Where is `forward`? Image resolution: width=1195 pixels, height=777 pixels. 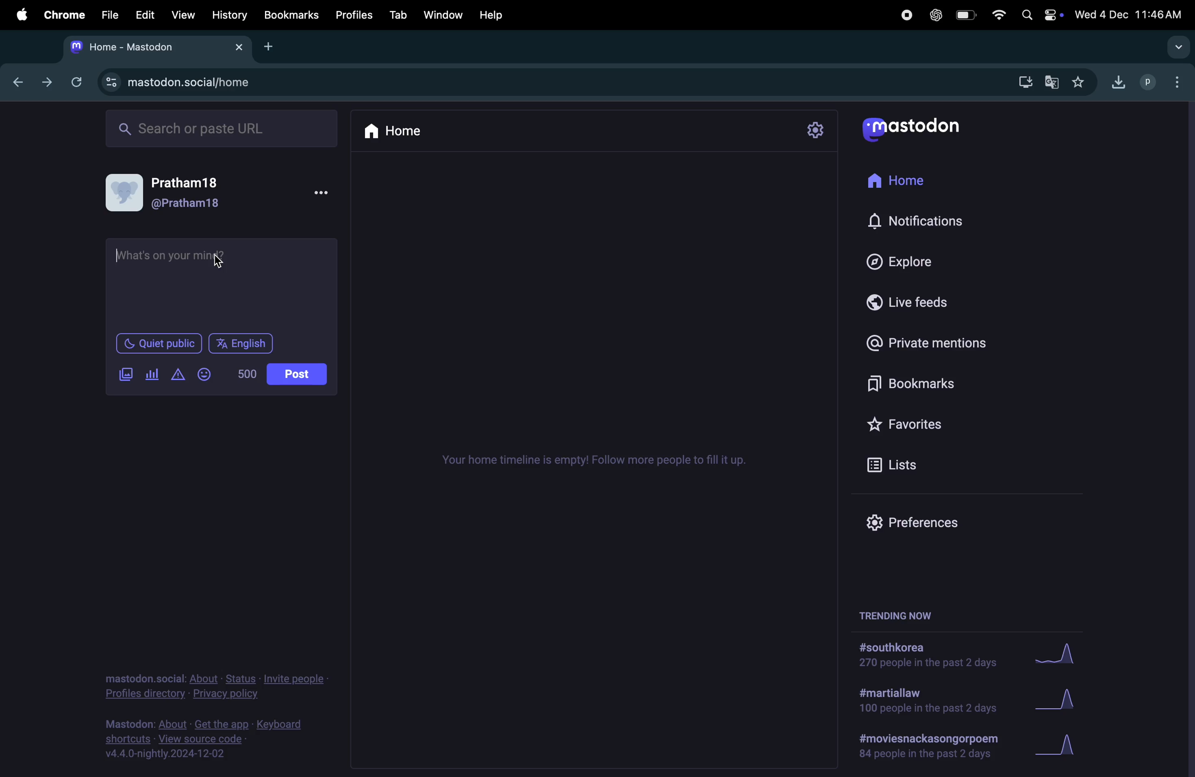
forward is located at coordinates (50, 82).